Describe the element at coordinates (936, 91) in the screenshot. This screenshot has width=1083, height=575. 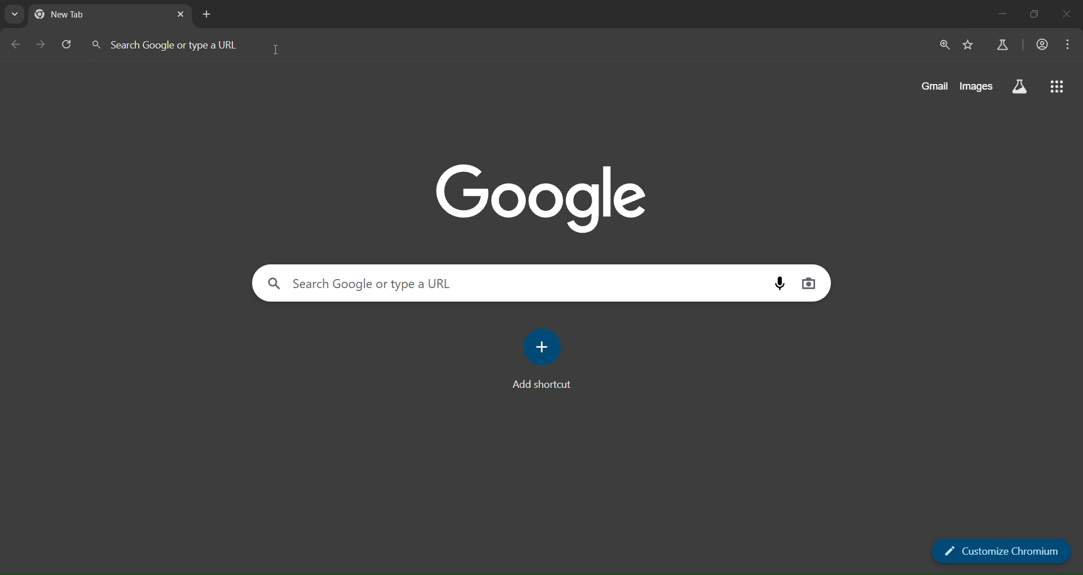
I see `gmail` at that location.